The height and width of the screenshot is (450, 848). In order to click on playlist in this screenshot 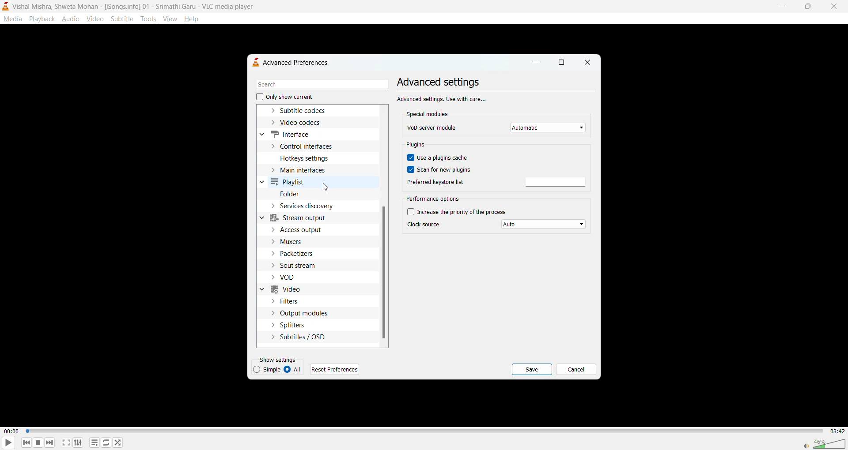, I will do `click(96, 443)`.